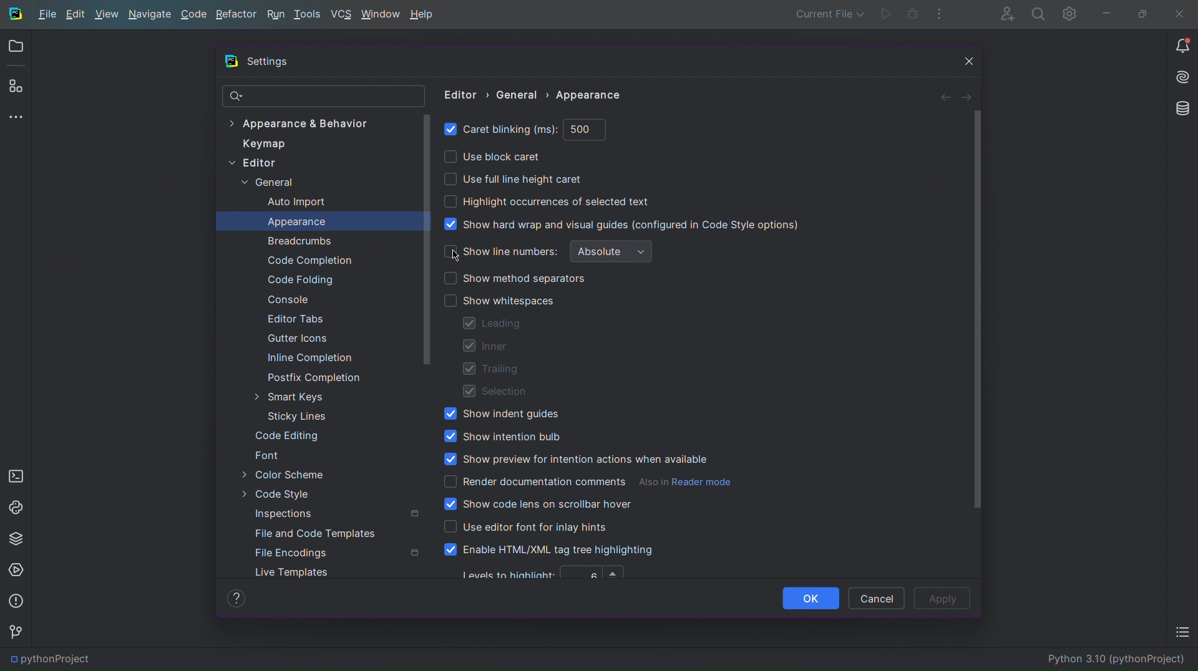 Image resolution: width=1198 pixels, height=671 pixels. I want to click on Navigate, so click(152, 14).